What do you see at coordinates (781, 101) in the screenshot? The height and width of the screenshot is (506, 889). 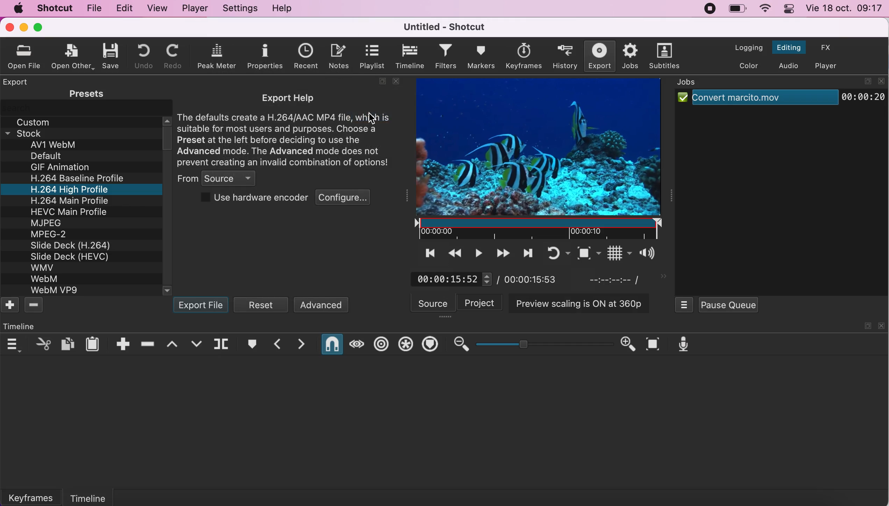 I see `job clip` at bounding box center [781, 101].